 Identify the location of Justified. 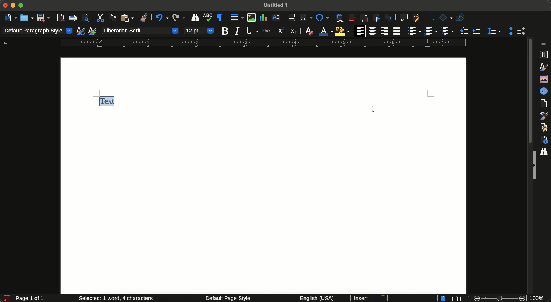
(398, 31).